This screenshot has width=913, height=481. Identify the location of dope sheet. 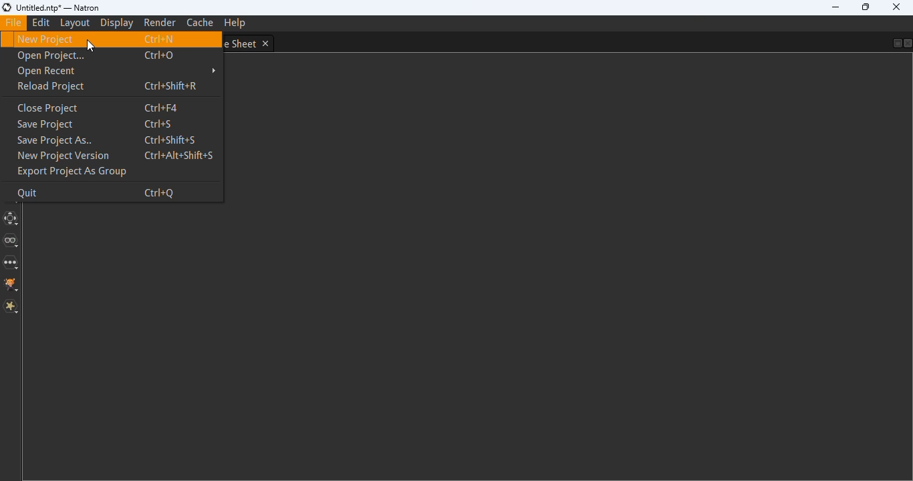
(241, 44).